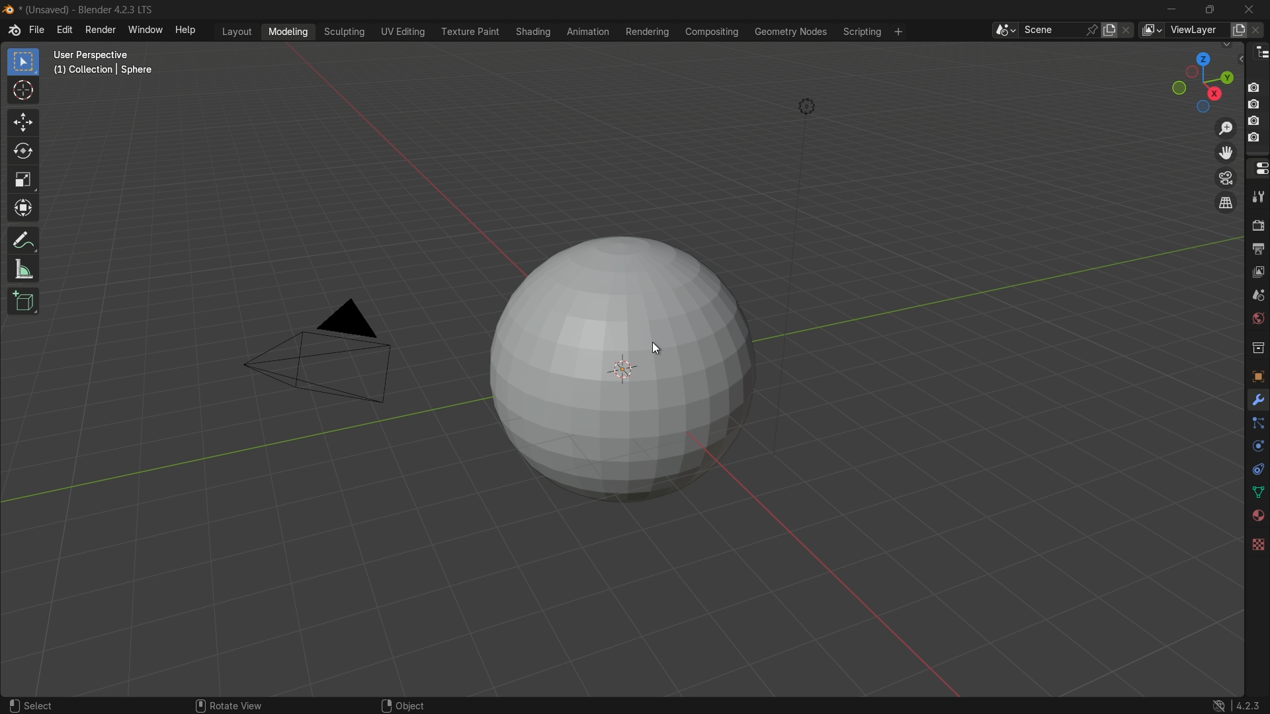 The width and height of the screenshot is (1270, 714). I want to click on rotate or preset viewpoint, so click(1195, 83).